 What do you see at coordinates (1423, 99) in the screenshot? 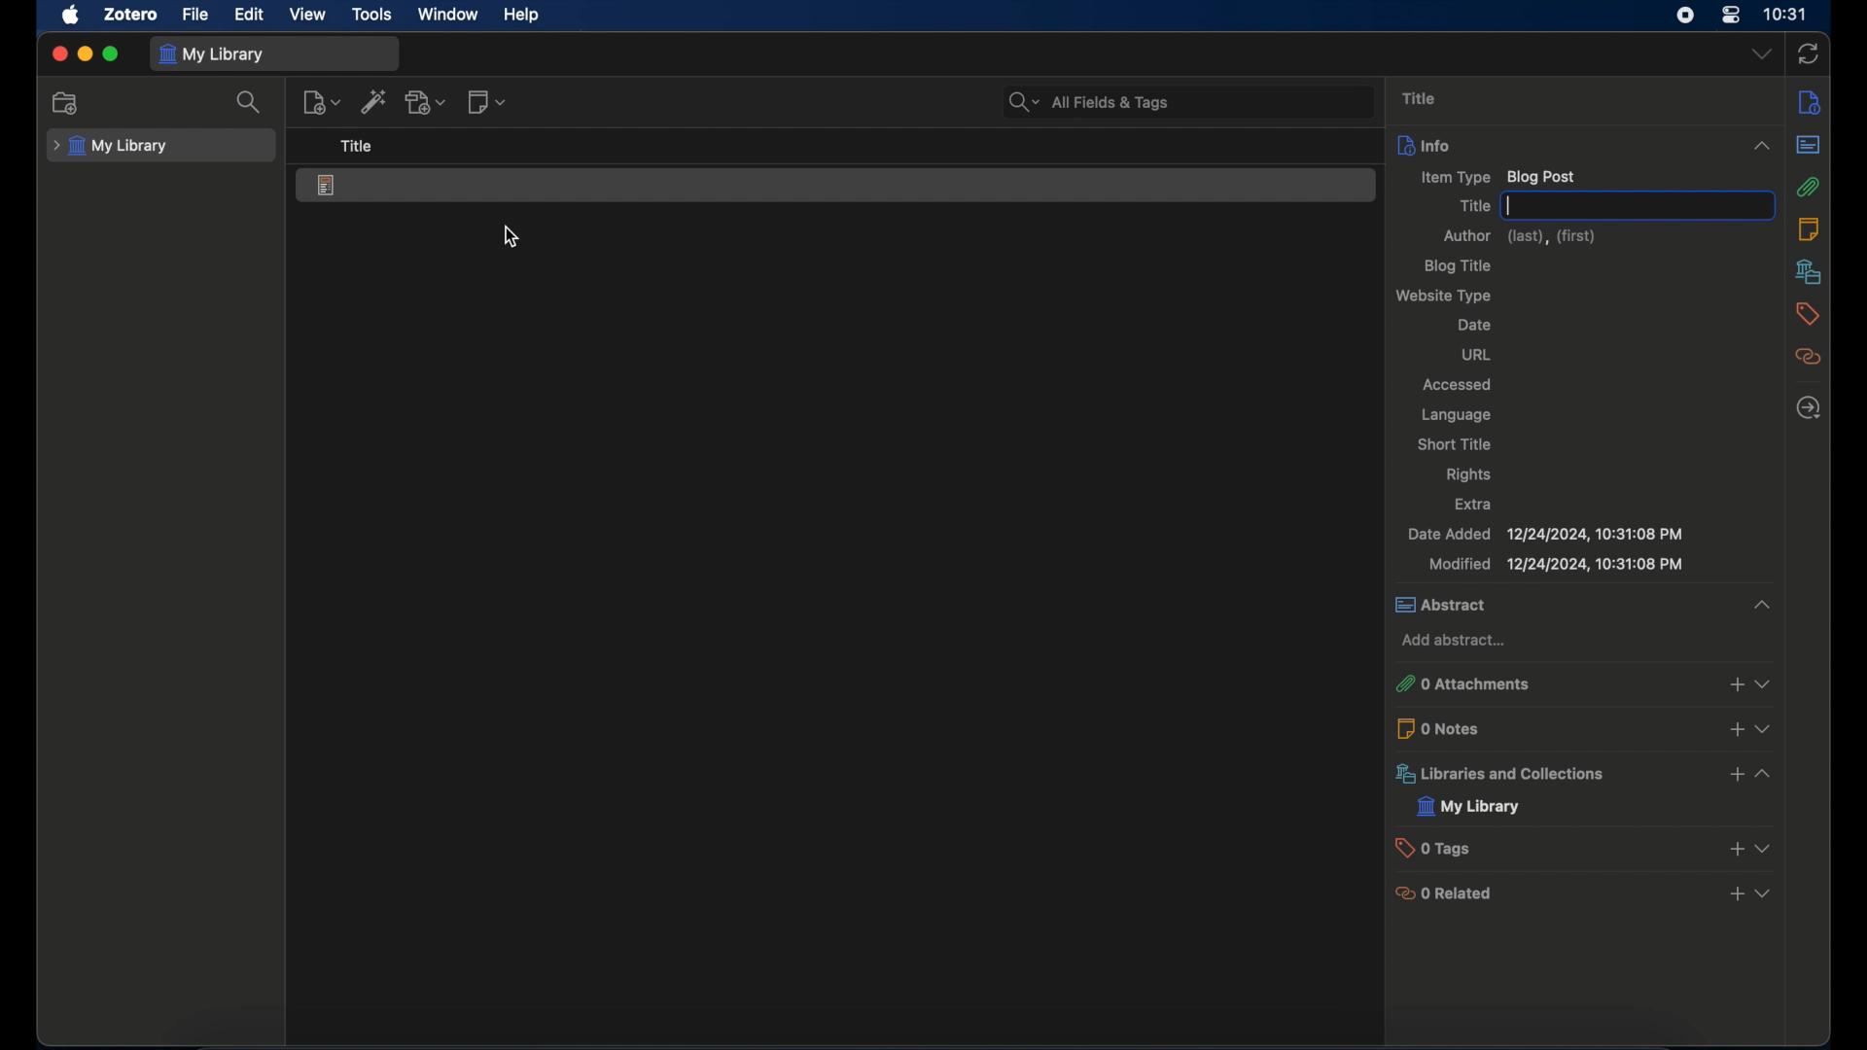
I see `title` at bounding box center [1423, 99].